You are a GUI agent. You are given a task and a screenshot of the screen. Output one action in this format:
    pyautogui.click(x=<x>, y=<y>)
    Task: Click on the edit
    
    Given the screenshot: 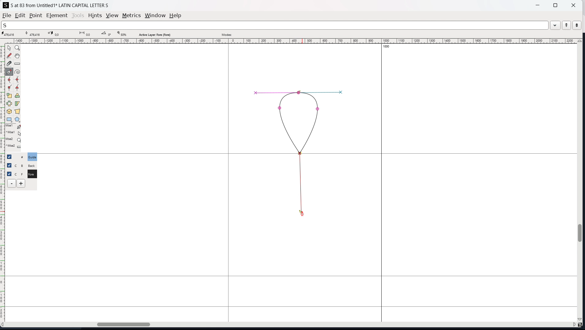 What is the action you would take?
    pyautogui.click(x=20, y=15)
    